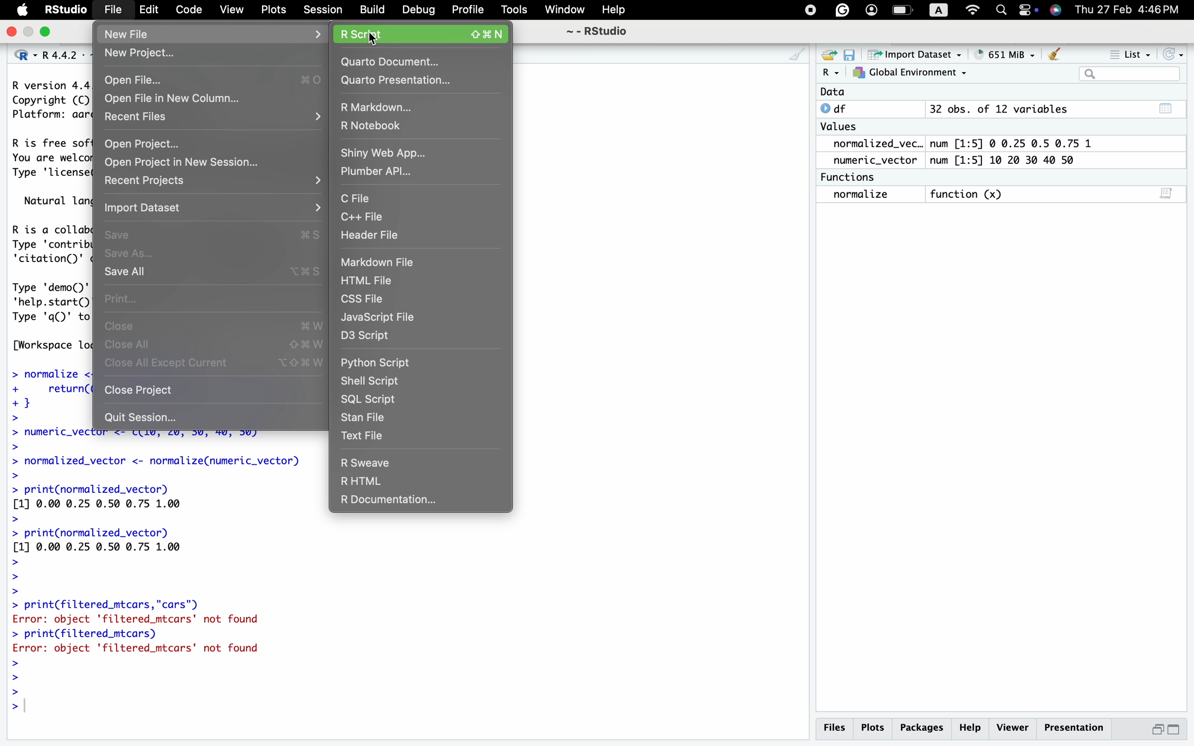  What do you see at coordinates (380, 171) in the screenshot?
I see `Plumber API...` at bounding box center [380, 171].